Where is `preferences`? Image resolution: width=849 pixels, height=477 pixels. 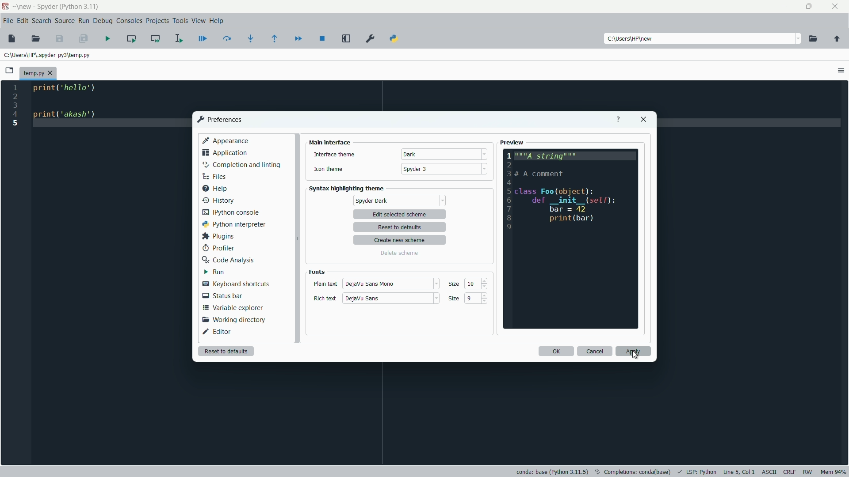 preferences is located at coordinates (218, 119).